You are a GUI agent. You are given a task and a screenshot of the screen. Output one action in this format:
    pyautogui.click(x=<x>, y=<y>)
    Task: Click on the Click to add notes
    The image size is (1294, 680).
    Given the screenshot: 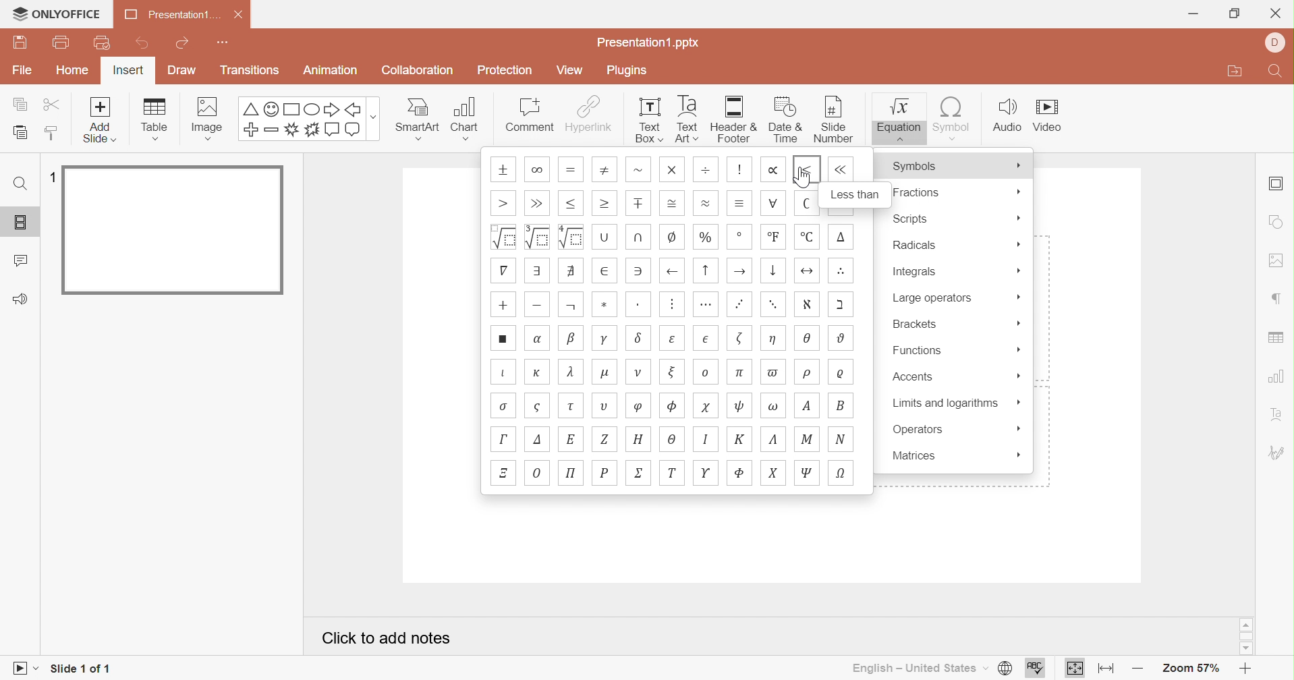 What is the action you would take?
    pyautogui.click(x=385, y=637)
    